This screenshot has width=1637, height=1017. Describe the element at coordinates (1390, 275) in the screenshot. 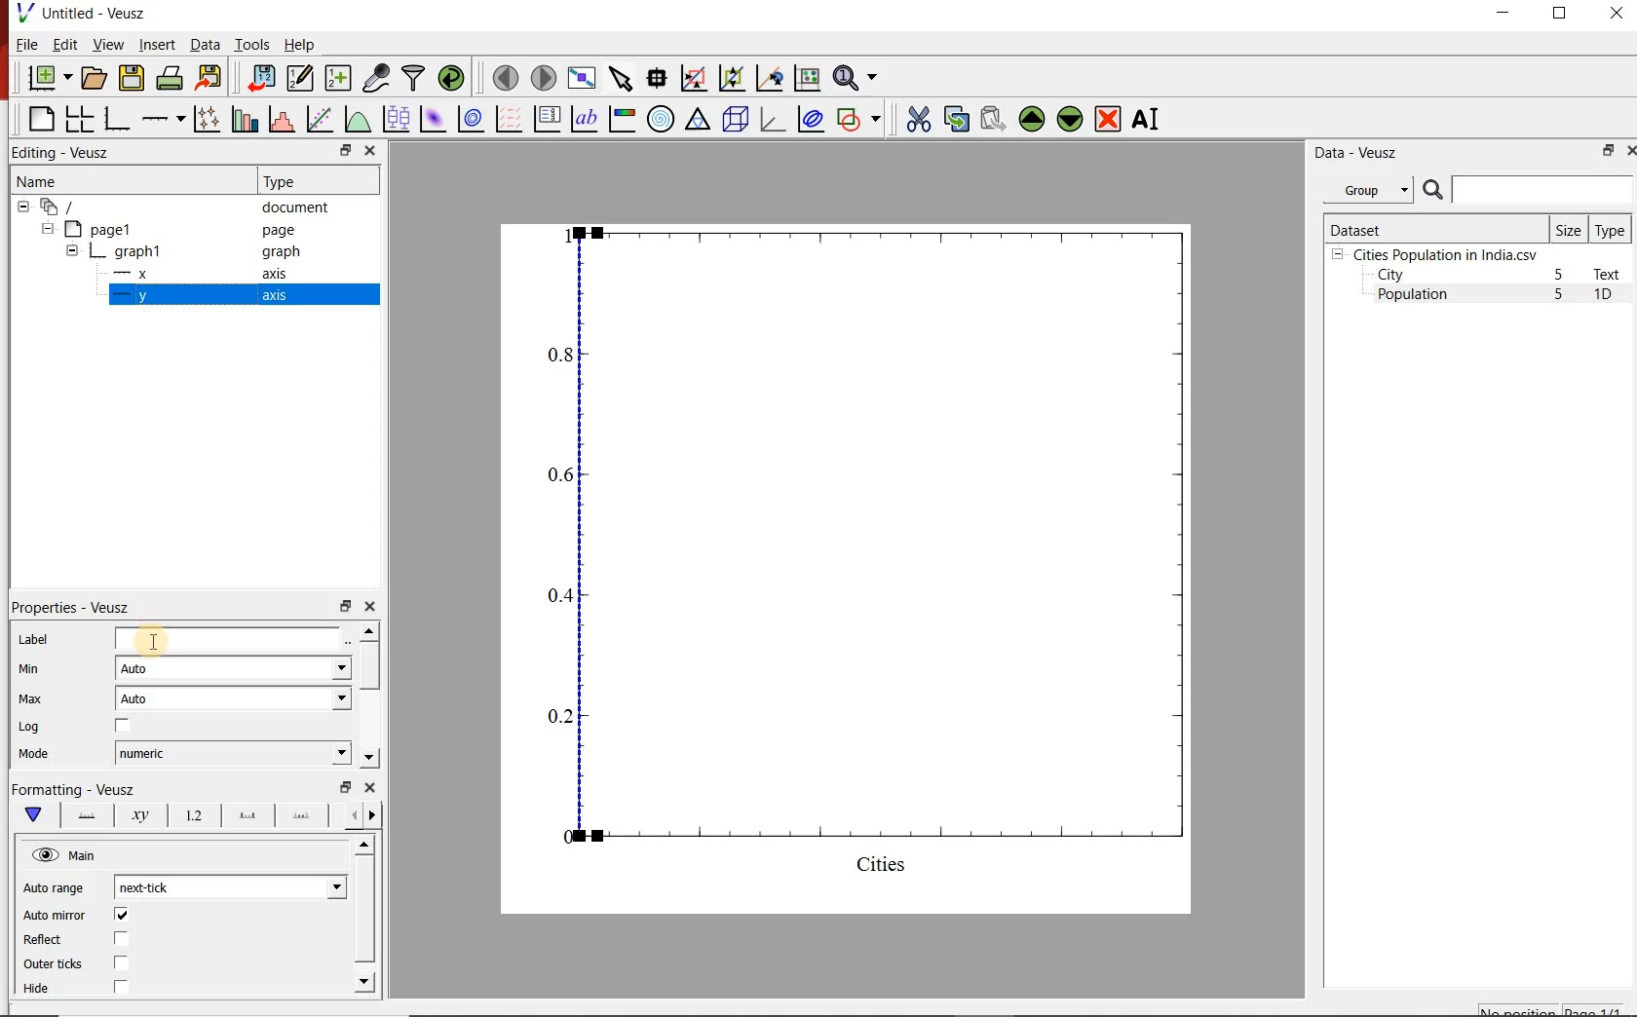

I see `City` at that location.